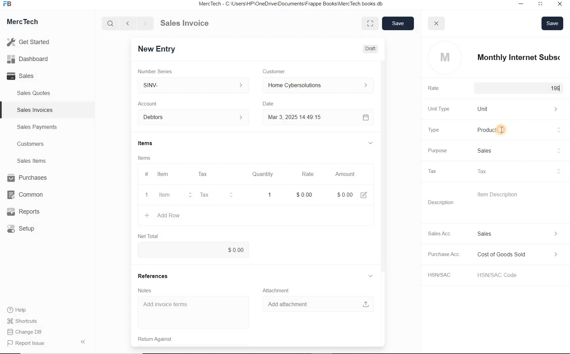  What do you see at coordinates (164, 174) in the screenshot?
I see `Item` at bounding box center [164, 174].